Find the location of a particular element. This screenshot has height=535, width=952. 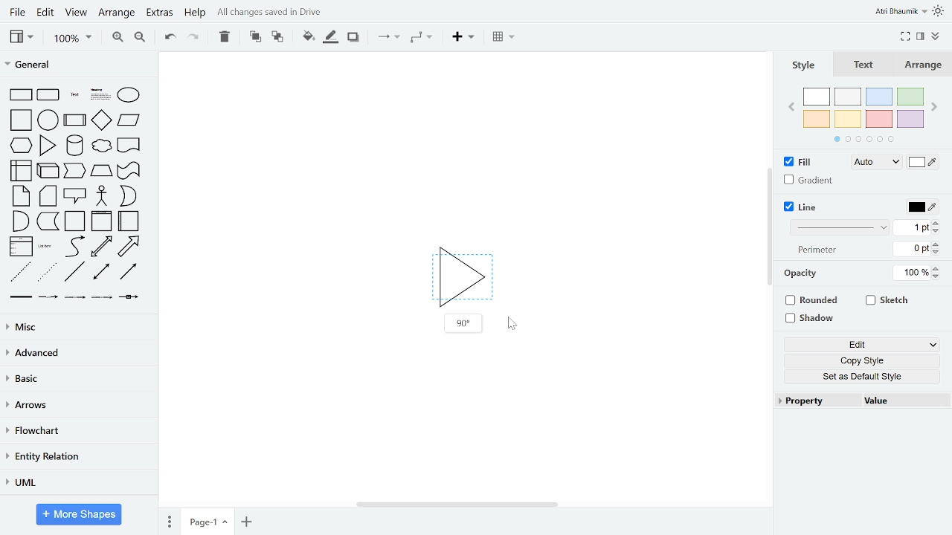

arrows is located at coordinates (77, 406).